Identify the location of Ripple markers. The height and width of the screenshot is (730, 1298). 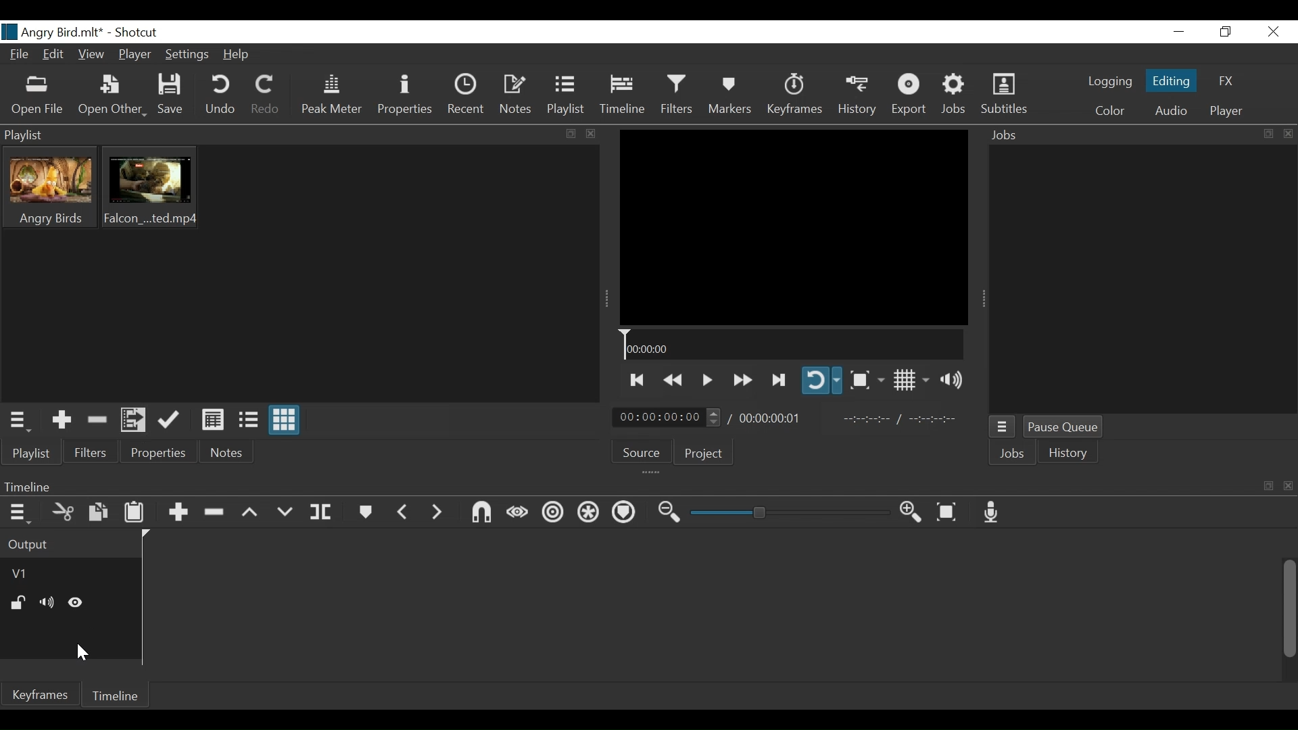
(626, 513).